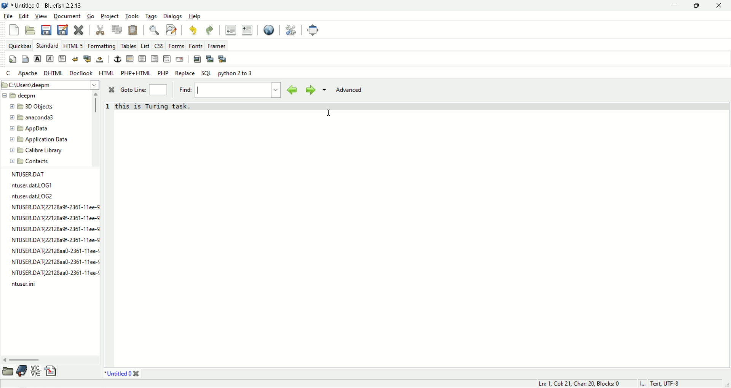 The height and width of the screenshot is (388, 731). Describe the element at coordinates (194, 16) in the screenshot. I see `Help` at that location.